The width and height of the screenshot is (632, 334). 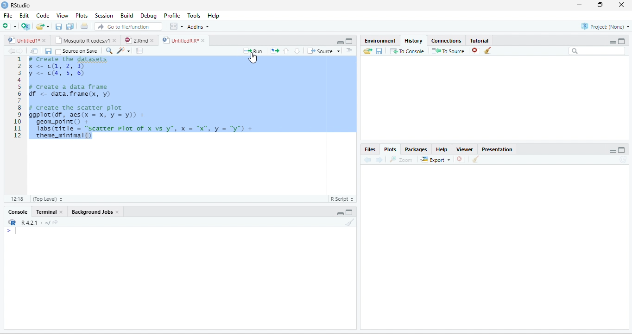 I want to click on Plots, so click(x=82, y=15).